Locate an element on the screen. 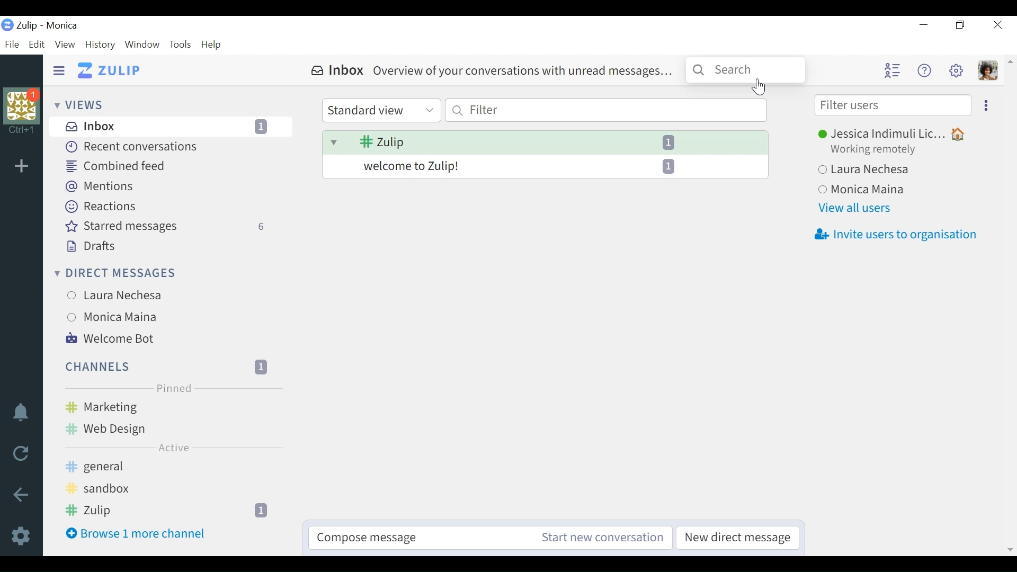 This screenshot has width=1017, height=572. Back is located at coordinates (20, 493).